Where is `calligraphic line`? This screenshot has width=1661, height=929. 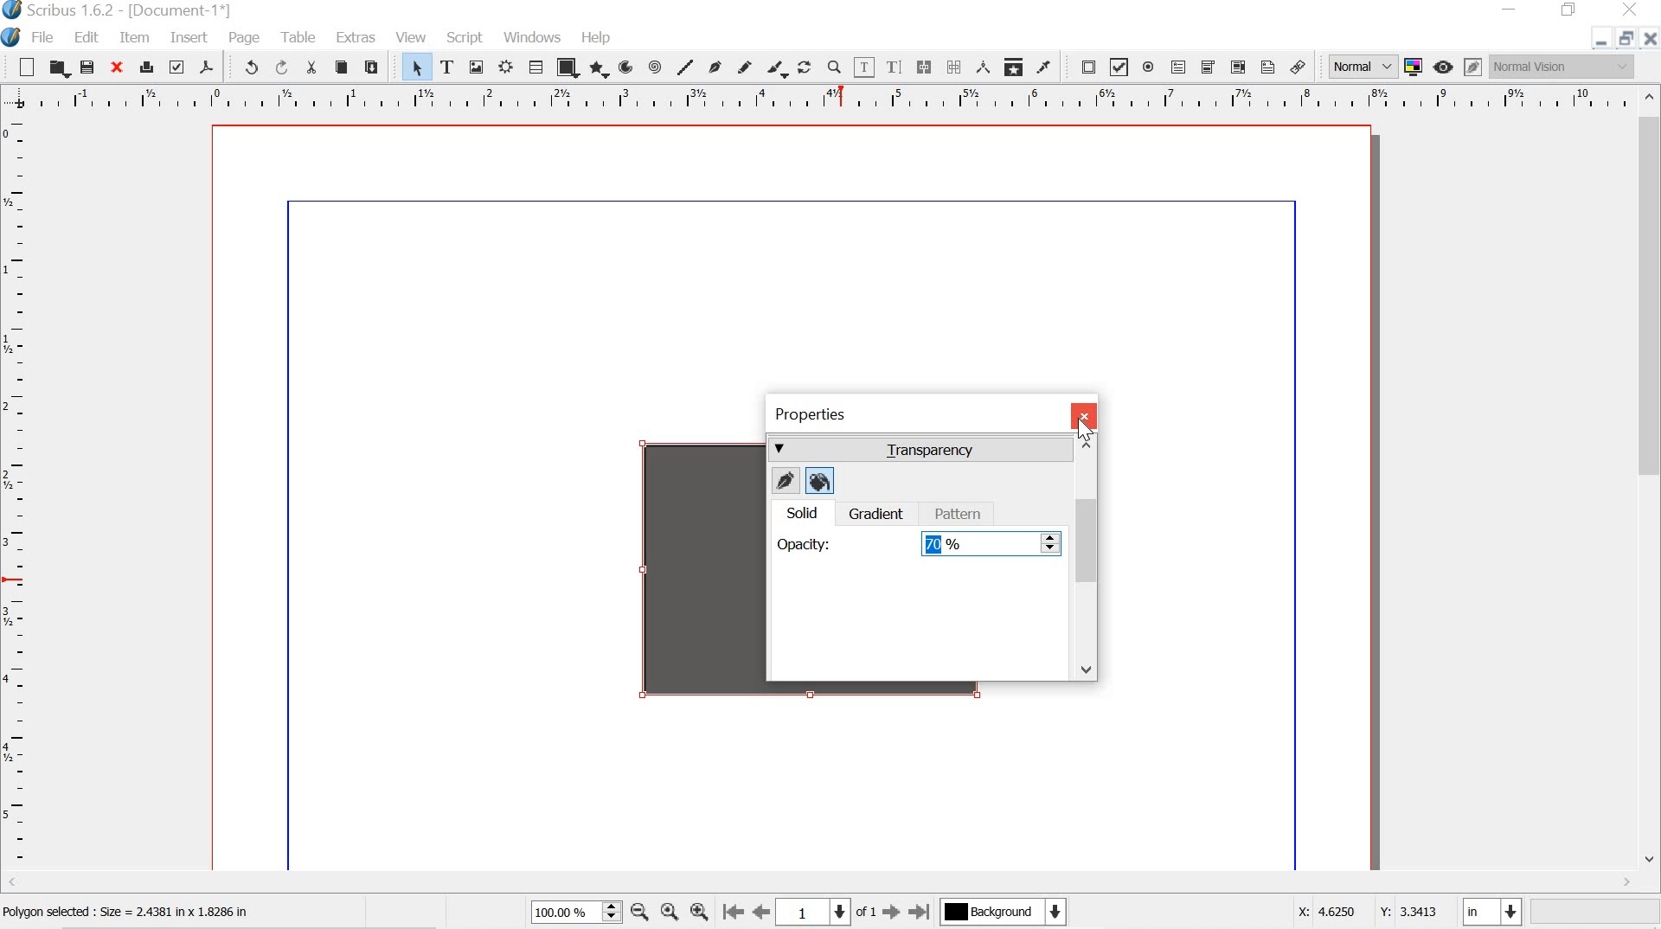
calligraphic line is located at coordinates (775, 68).